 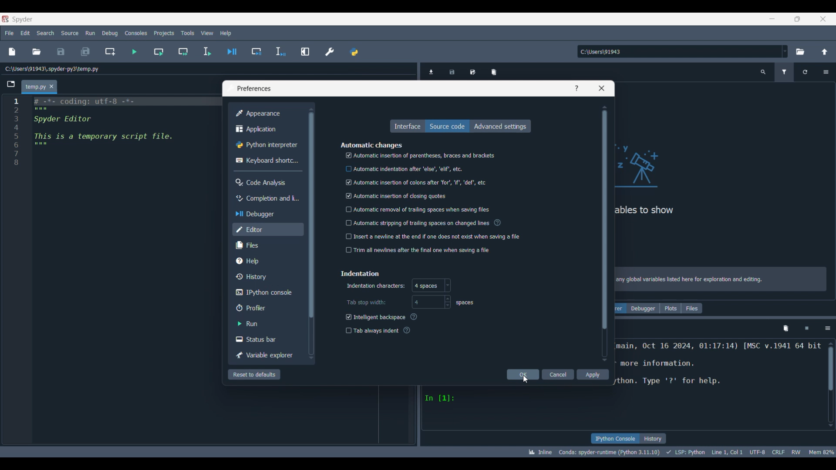 I want to click on Keyboard shortcuts, so click(x=267, y=161).